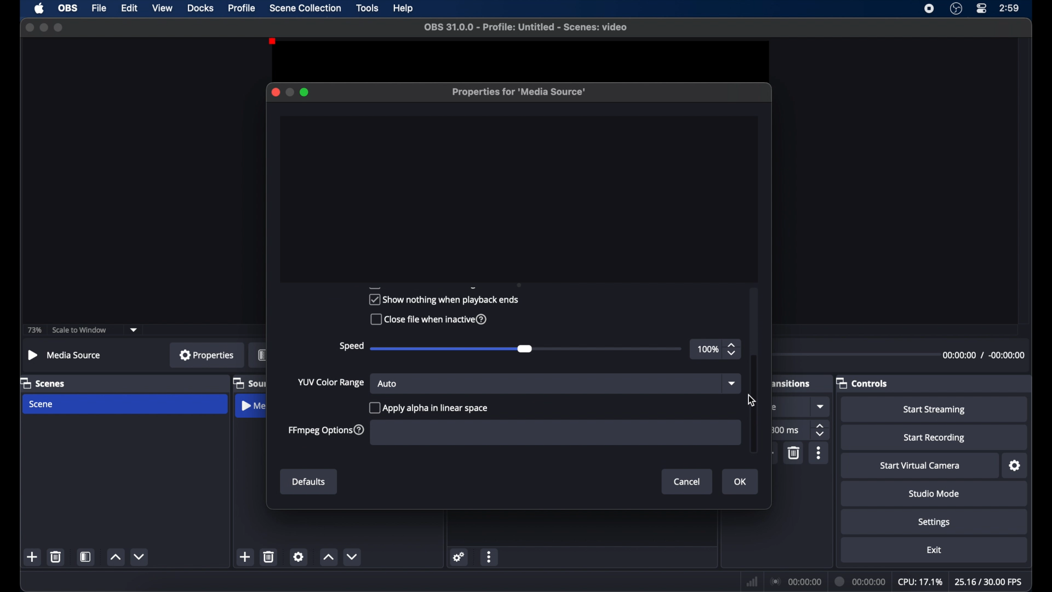 The width and height of the screenshot is (1052, 592). What do you see at coordinates (116, 557) in the screenshot?
I see `increment` at bounding box center [116, 557].